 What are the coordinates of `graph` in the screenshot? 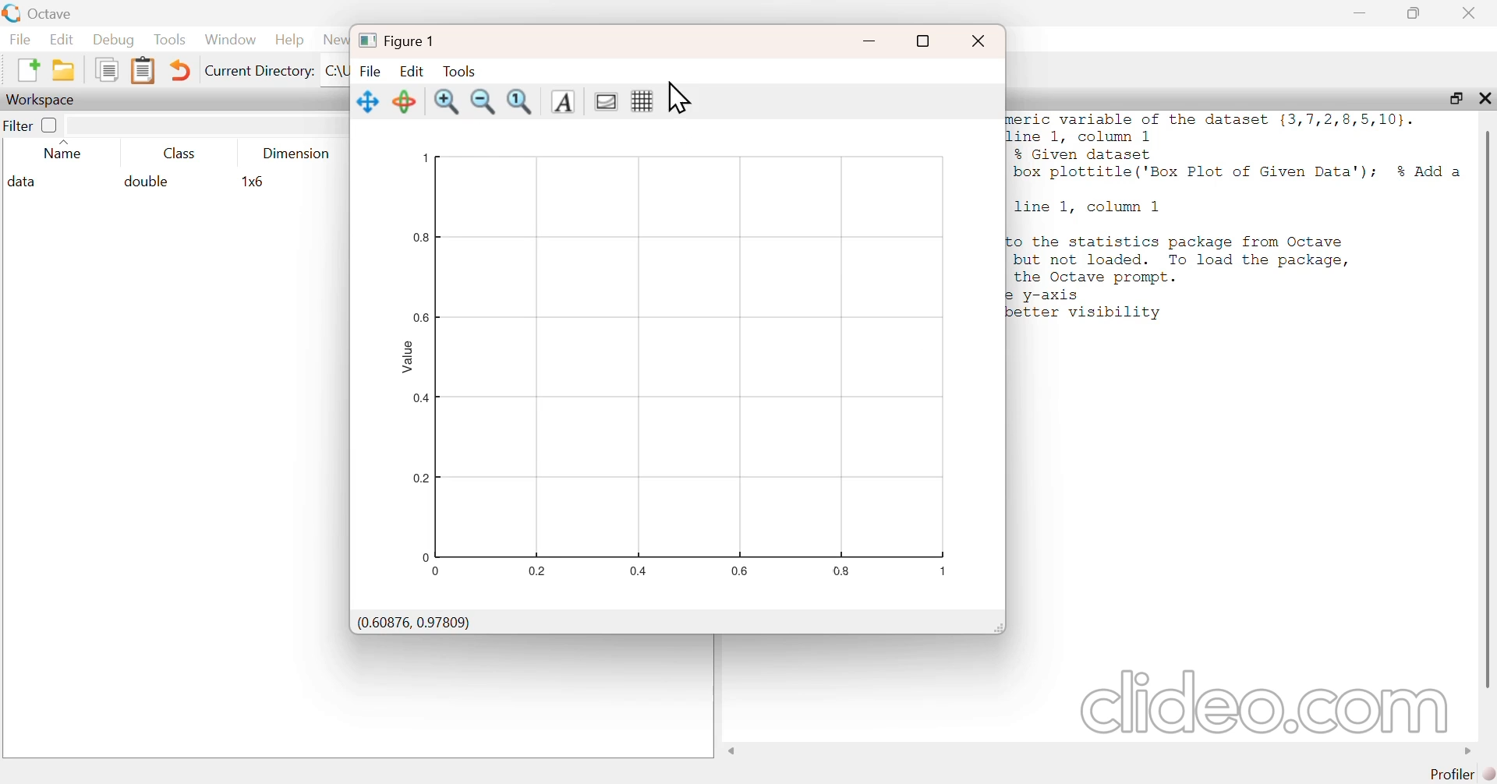 It's located at (678, 366).